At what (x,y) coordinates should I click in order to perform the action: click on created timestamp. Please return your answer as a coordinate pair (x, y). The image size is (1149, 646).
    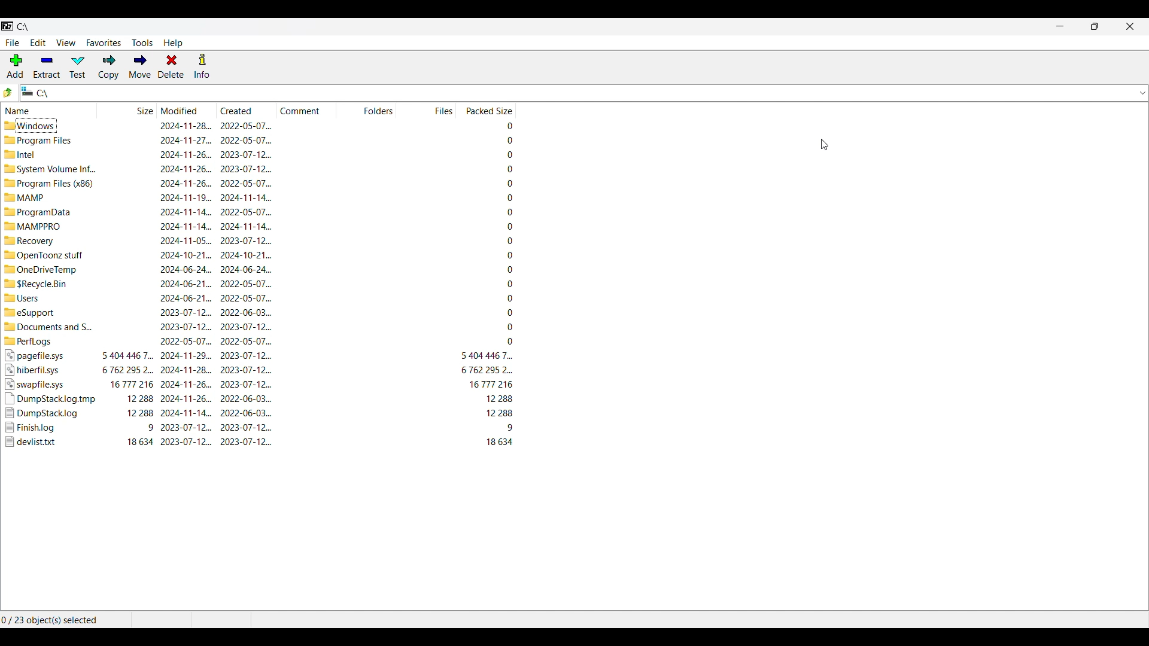
    Looking at the image, I should click on (247, 283).